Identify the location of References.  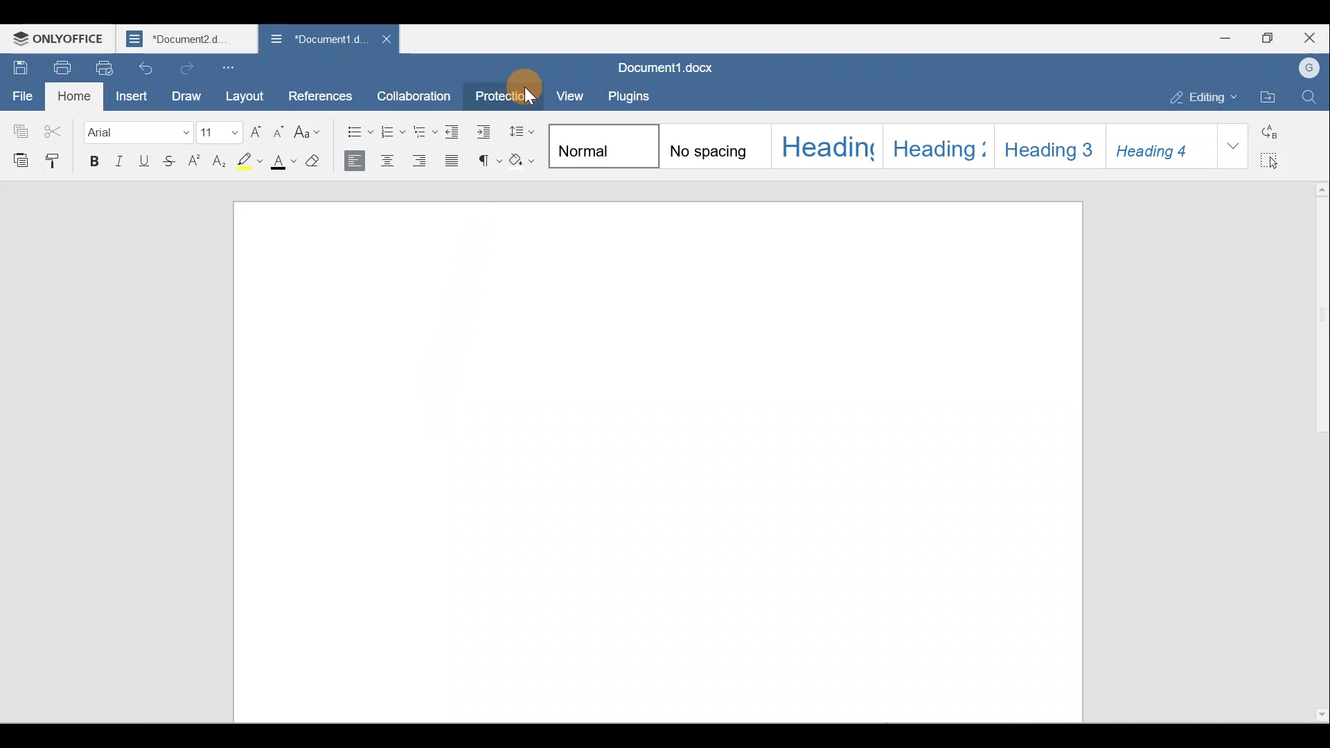
(320, 96).